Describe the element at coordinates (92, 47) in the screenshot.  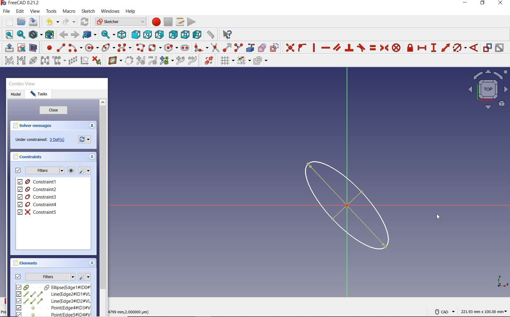
I see `create circle` at that location.